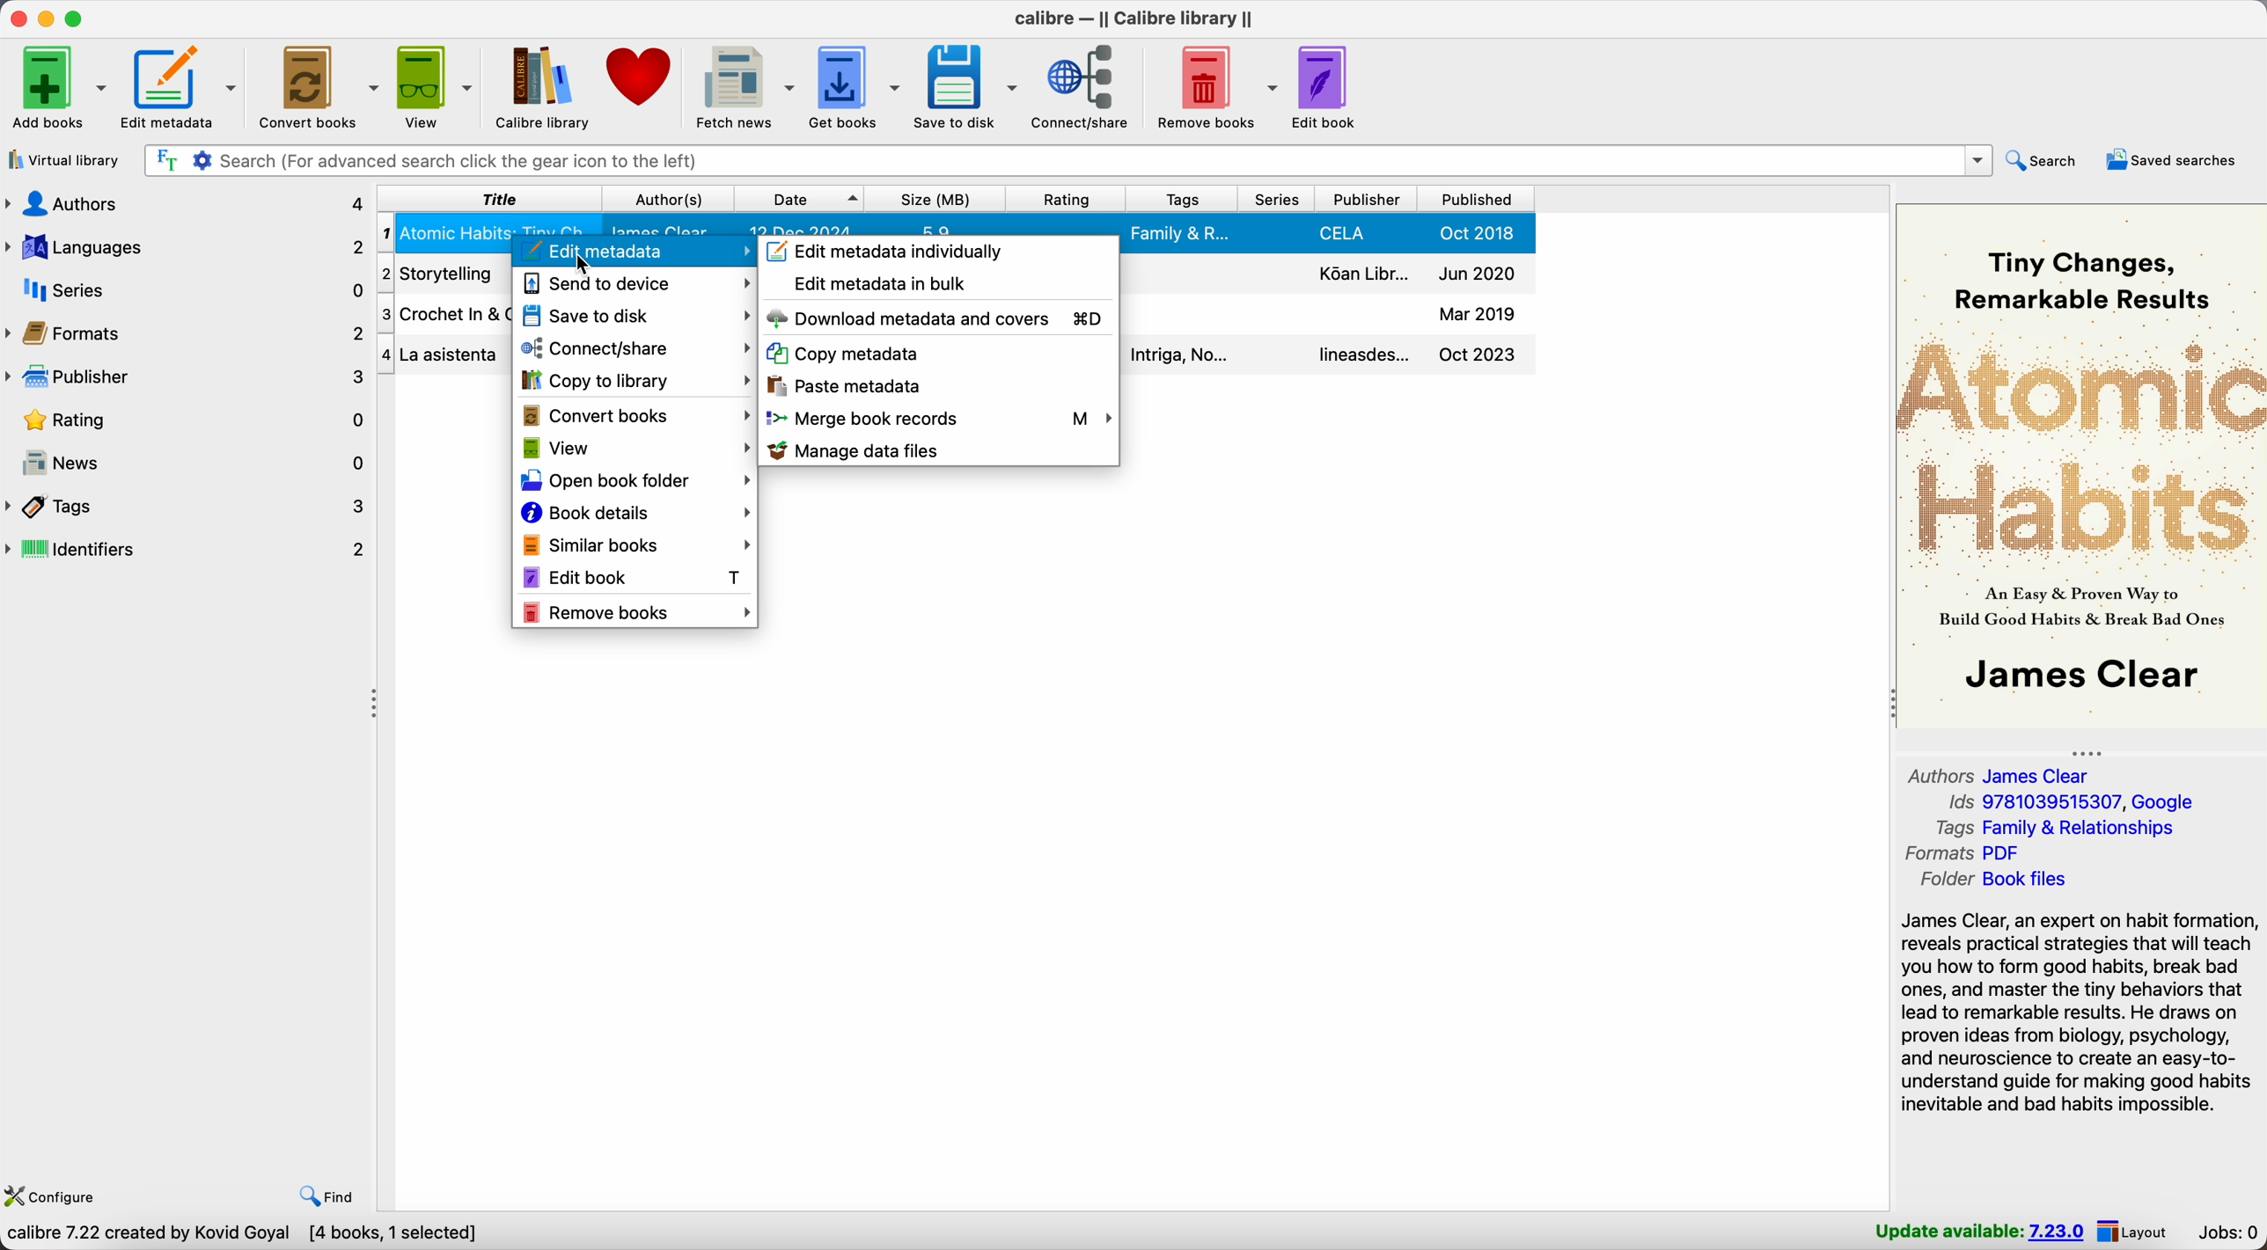 Image resolution: width=2267 pixels, height=1250 pixels. What do you see at coordinates (965, 84) in the screenshot?
I see `save to disk` at bounding box center [965, 84].